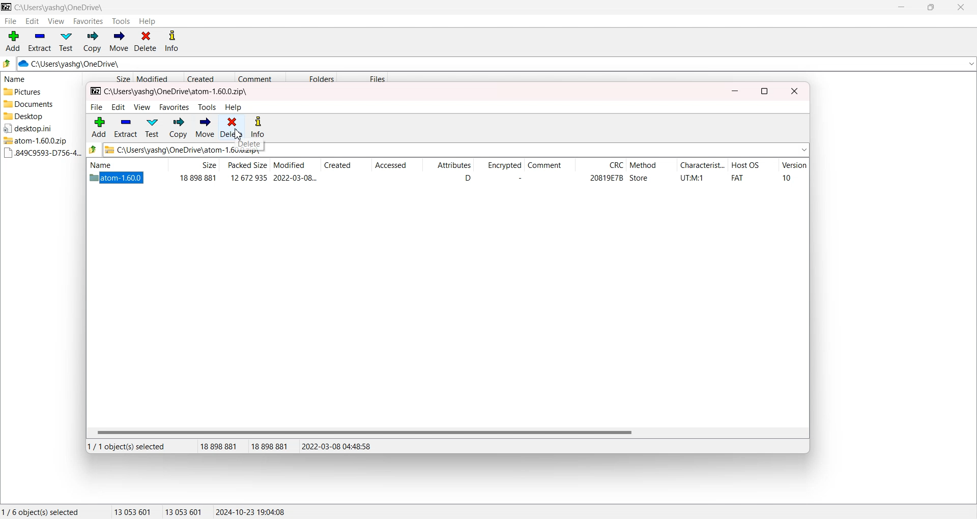 This screenshot has height=519, width=977. Describe the element at coordinates (232, 127) in the screenshot. I see `delete` at that location.